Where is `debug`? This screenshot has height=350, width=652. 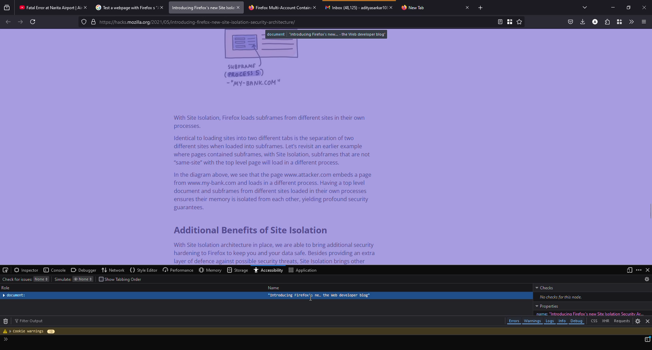 debug is located at coordinates (577, 322).